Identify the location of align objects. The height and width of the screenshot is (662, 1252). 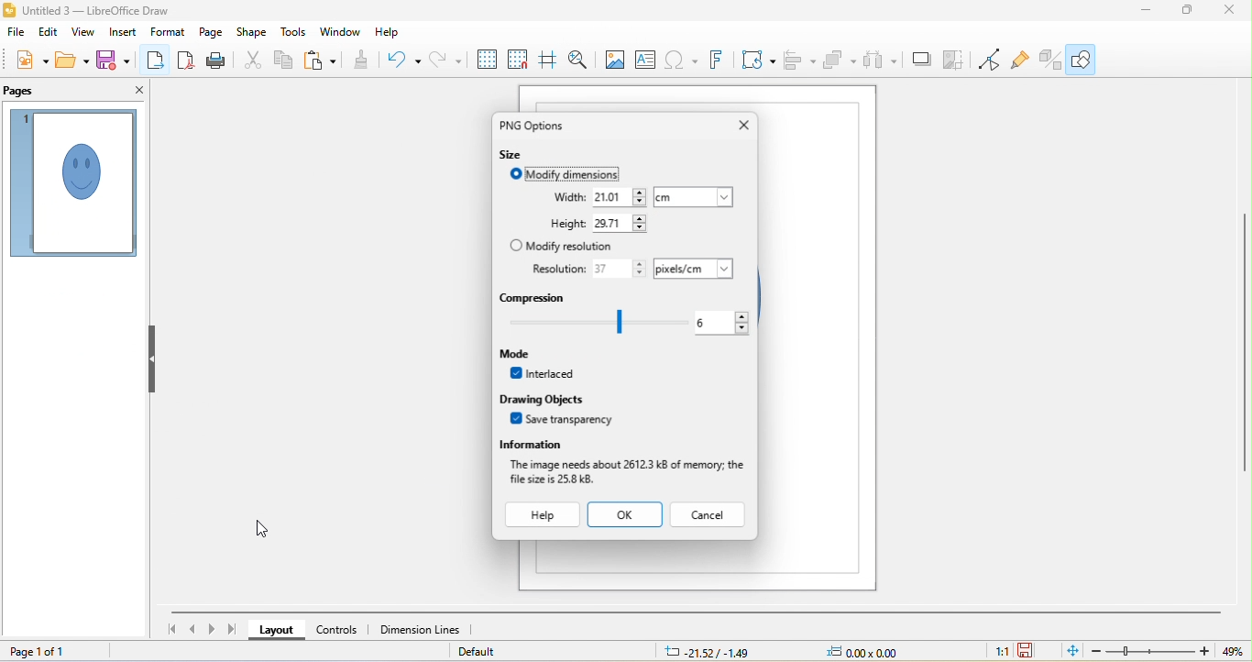
(799, 62).